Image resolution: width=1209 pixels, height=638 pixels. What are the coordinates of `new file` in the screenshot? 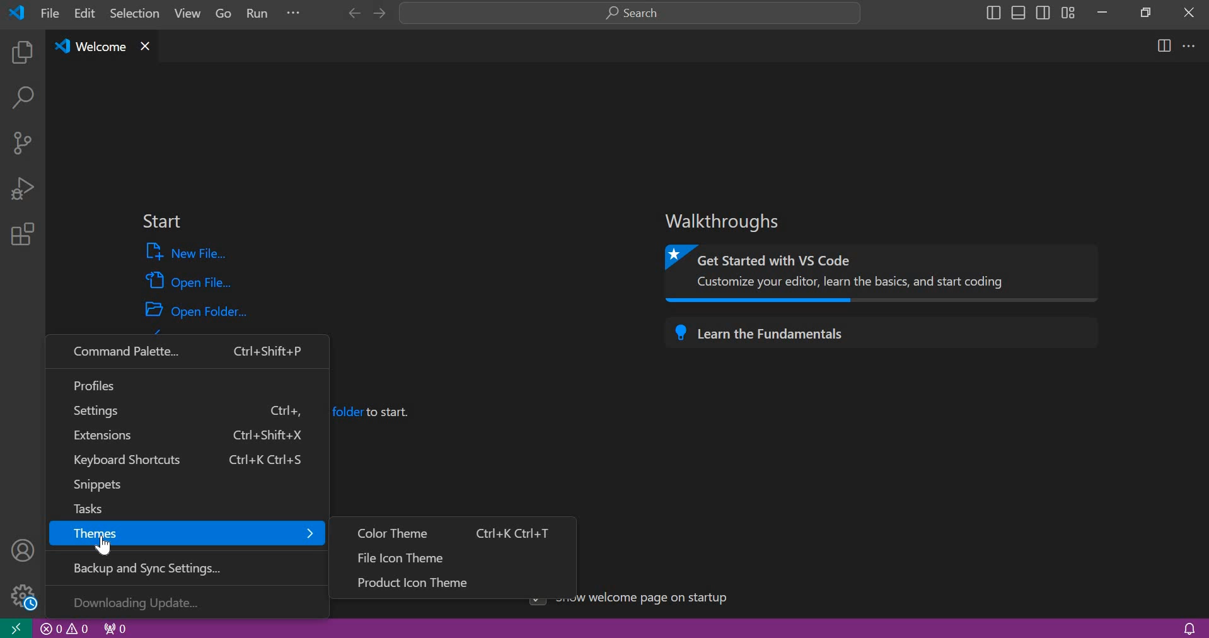 It's located at (188, 252).